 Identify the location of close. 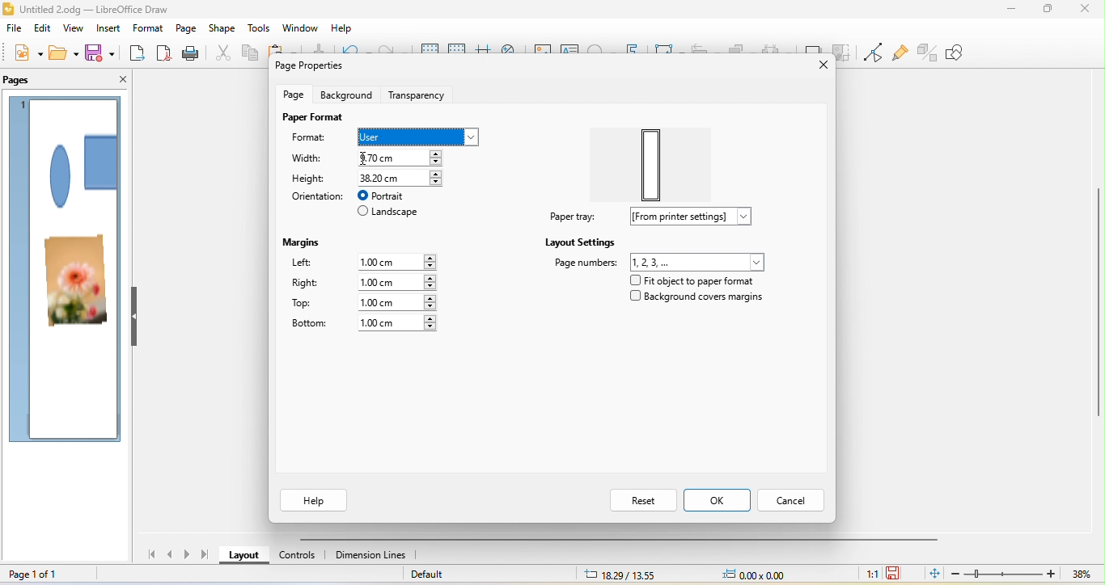
(819, 66).